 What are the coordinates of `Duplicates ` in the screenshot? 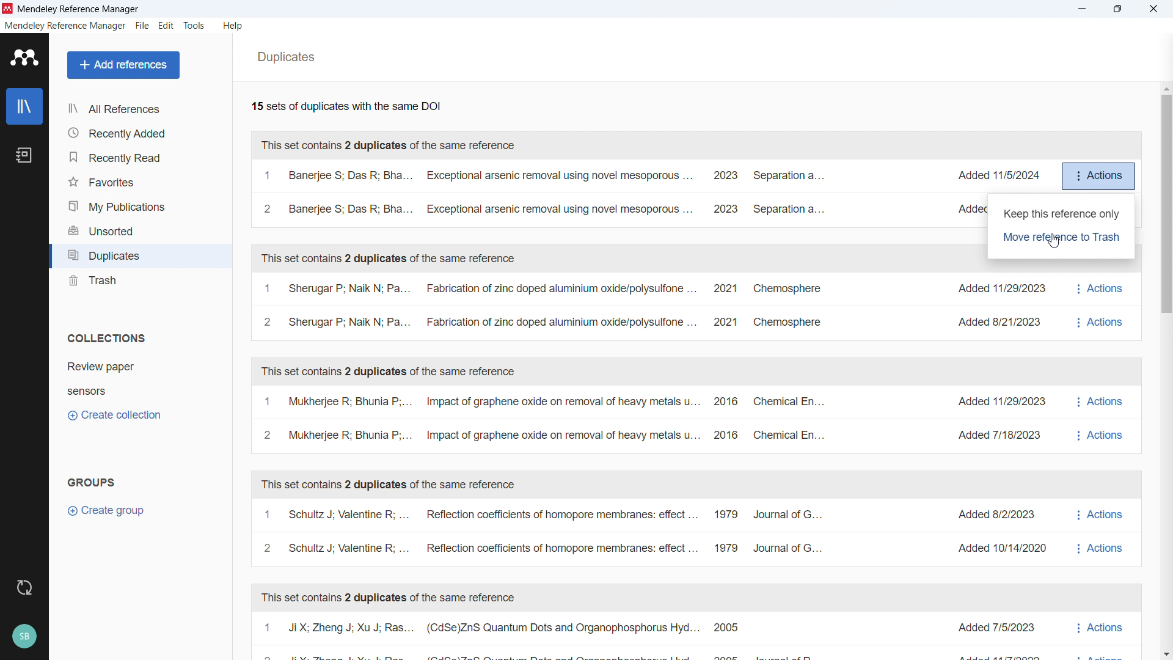 It's located at (285, 57).